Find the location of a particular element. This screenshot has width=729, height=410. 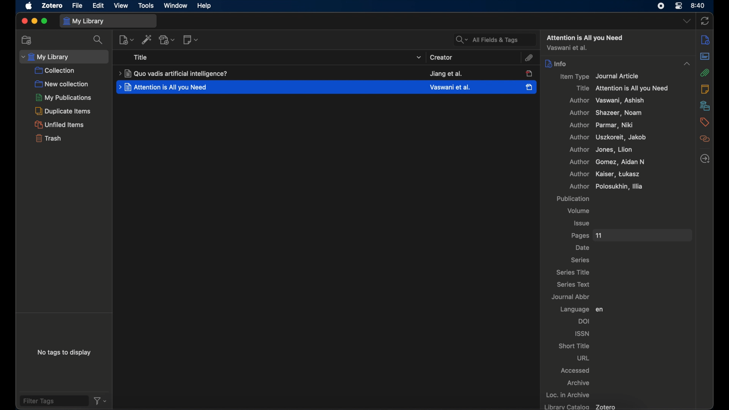

maximize is located at coordinates (44, 22).